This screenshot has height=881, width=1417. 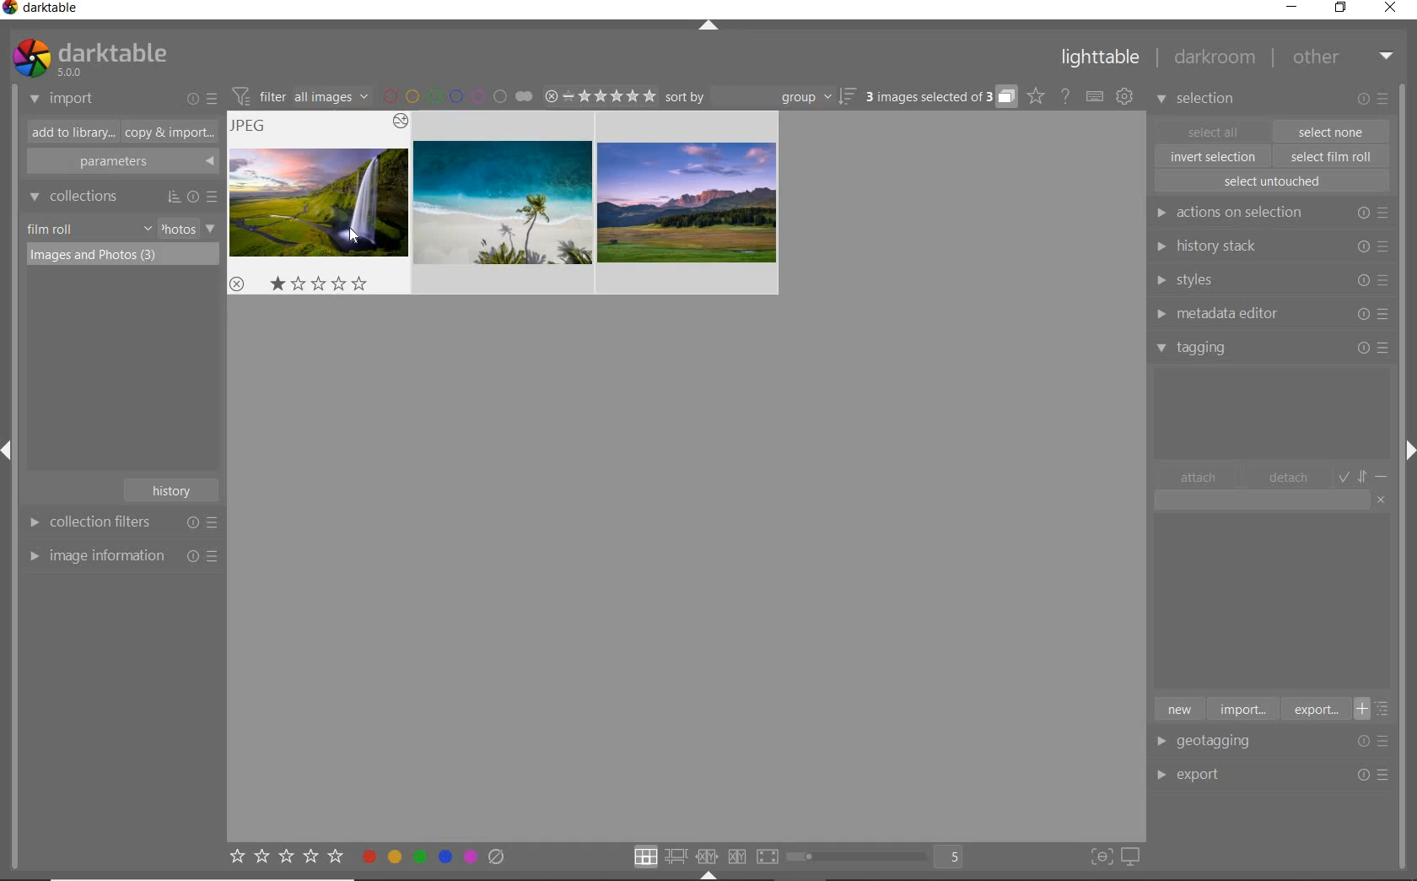 I want to click on film roll, so click(x=51, y=229).